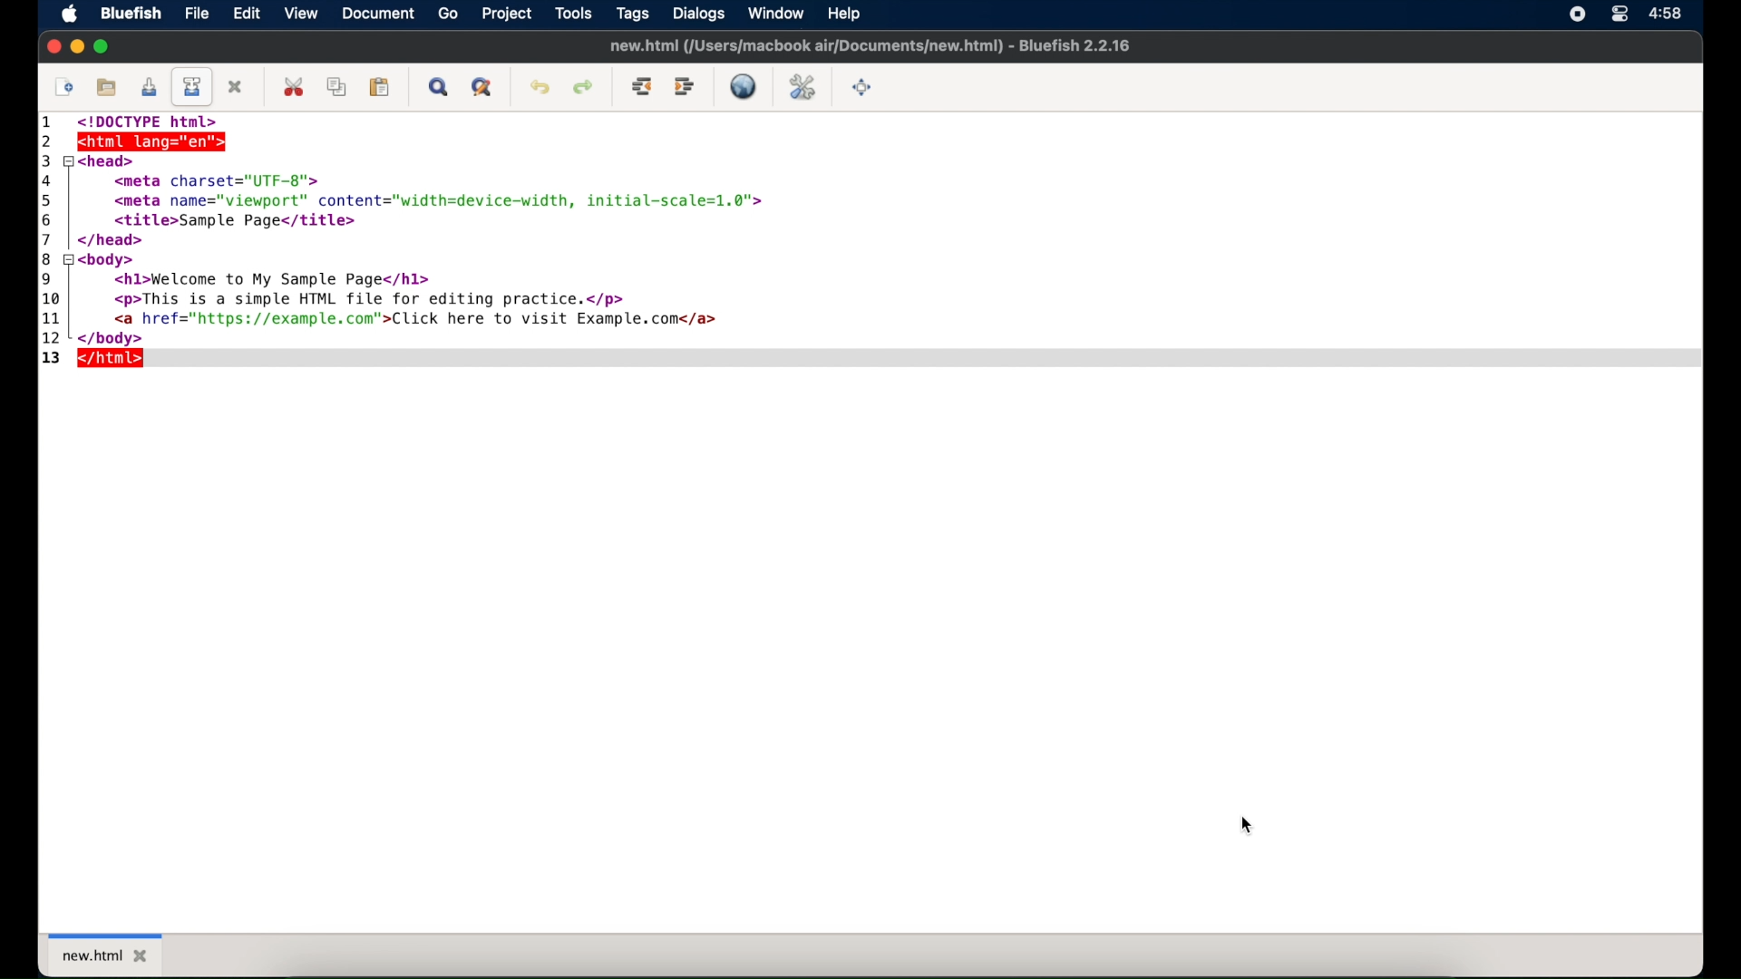  What do you see at coordinates (47, 278) in the screenshot?
I see `9` at bounding box center [47, 278].